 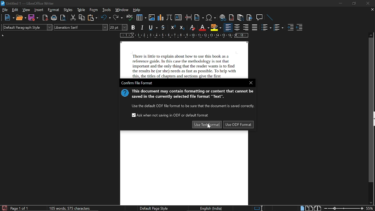 What do you see at coordinates (28, 4) in the screenshot?
I see `current window` at bounding box center [28, 4].